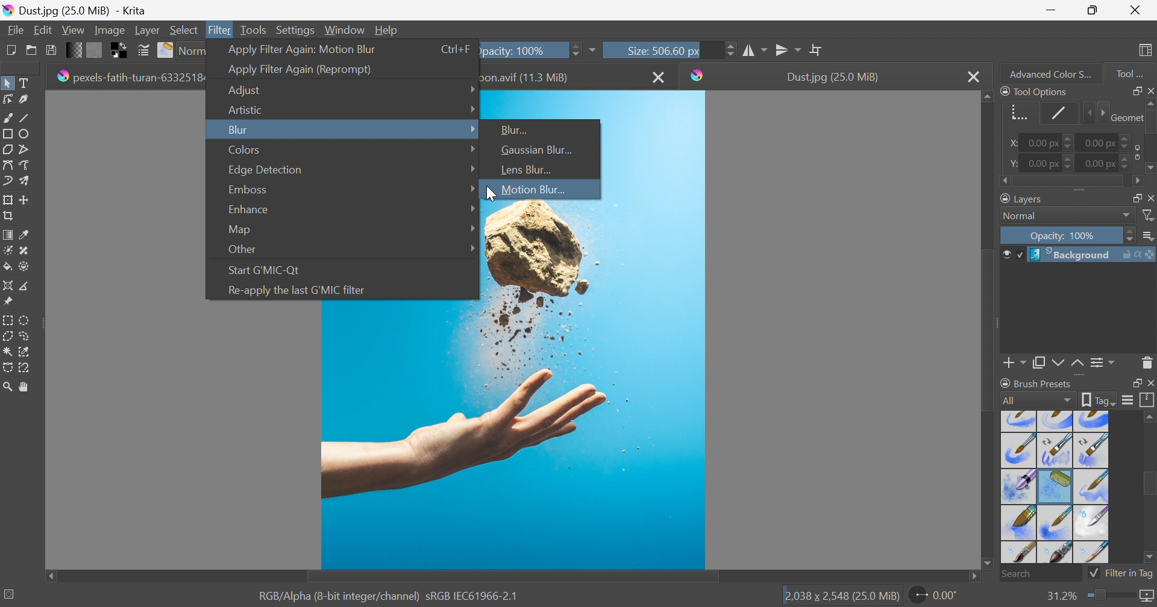 The image size is (1157, 607). I want to click on Size: 506.60 px, so click(644, 49).